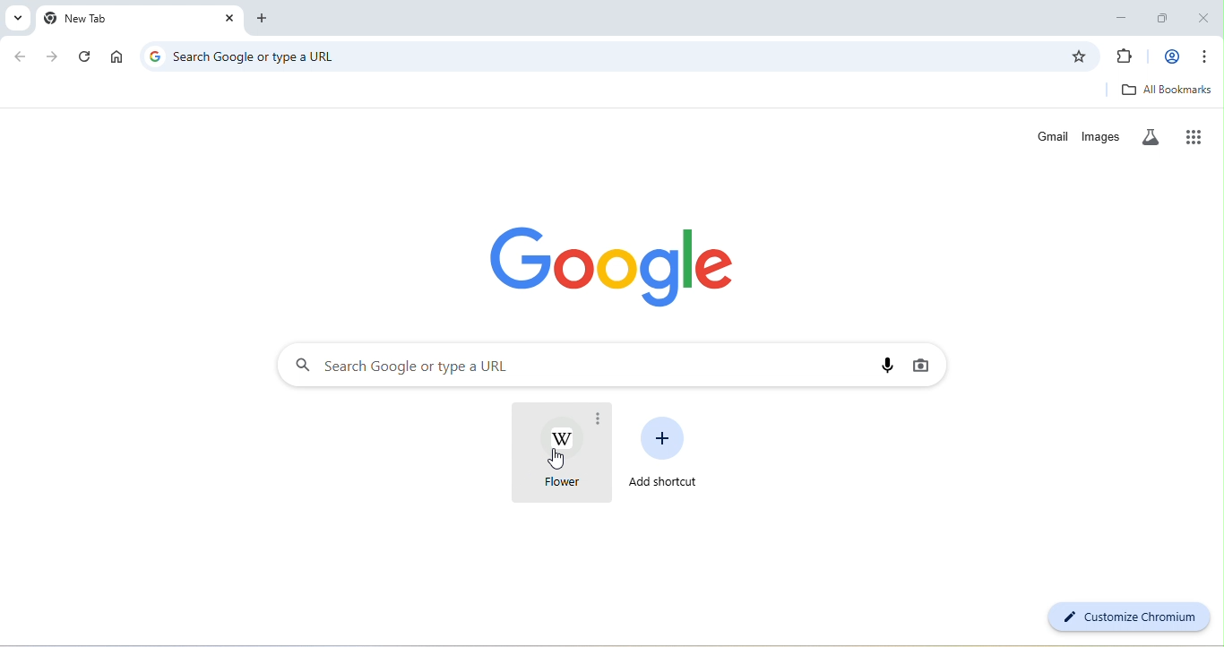 This screenshot has width=1224, height=647. Describe the element at coordinates (1208, 56) in the screenshot. I see `customized and control google chrome` at that location.